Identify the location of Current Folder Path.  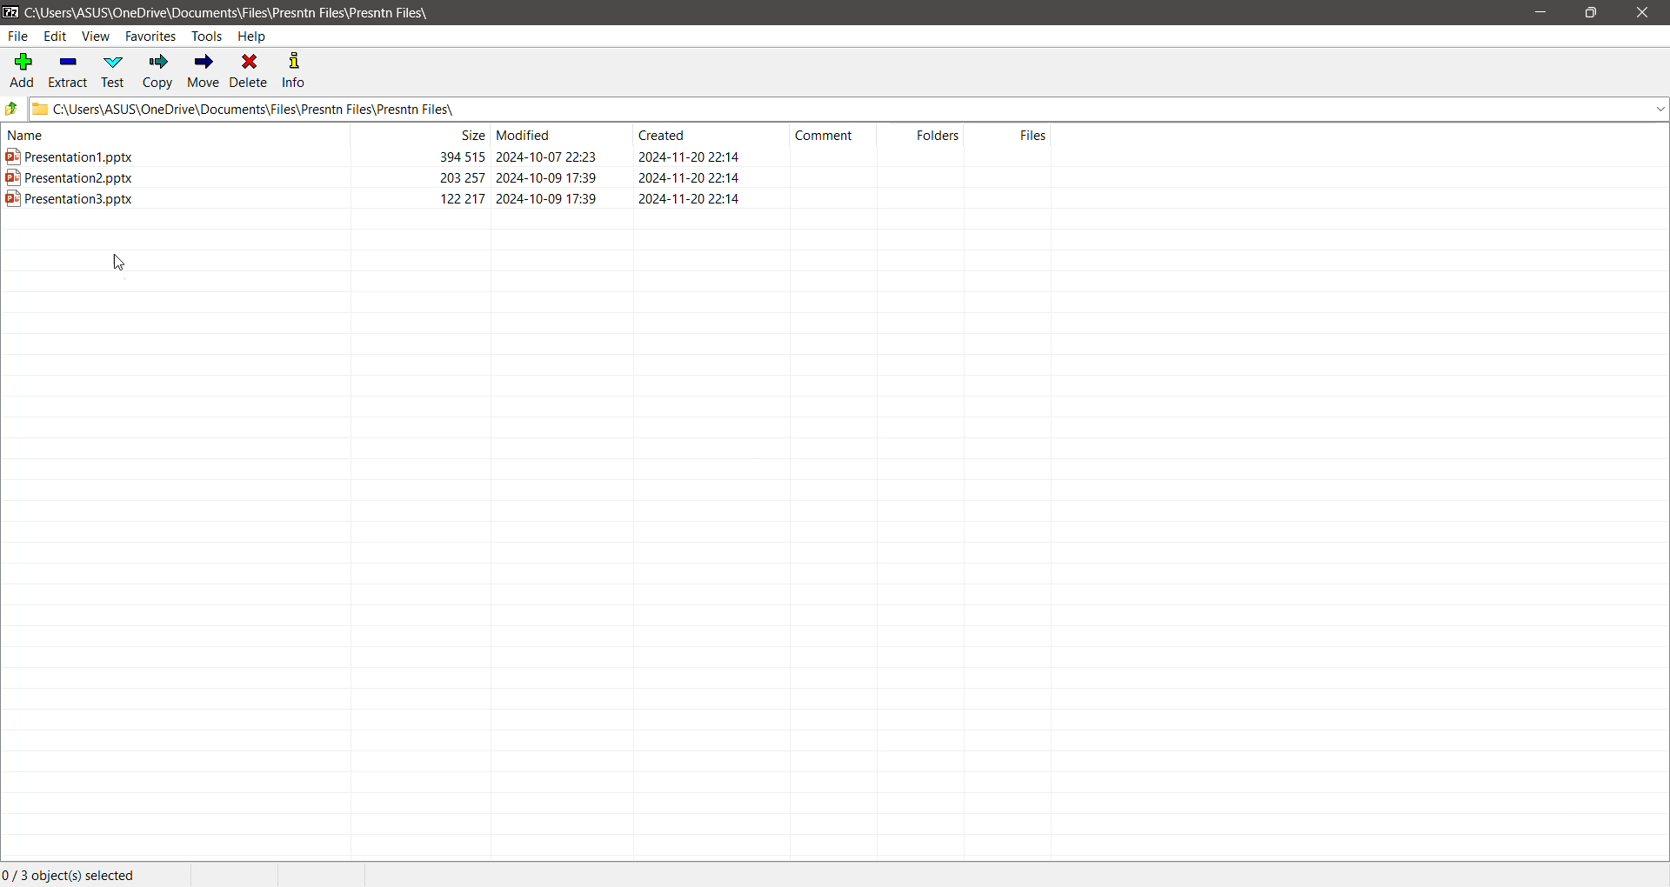
(263, 10).